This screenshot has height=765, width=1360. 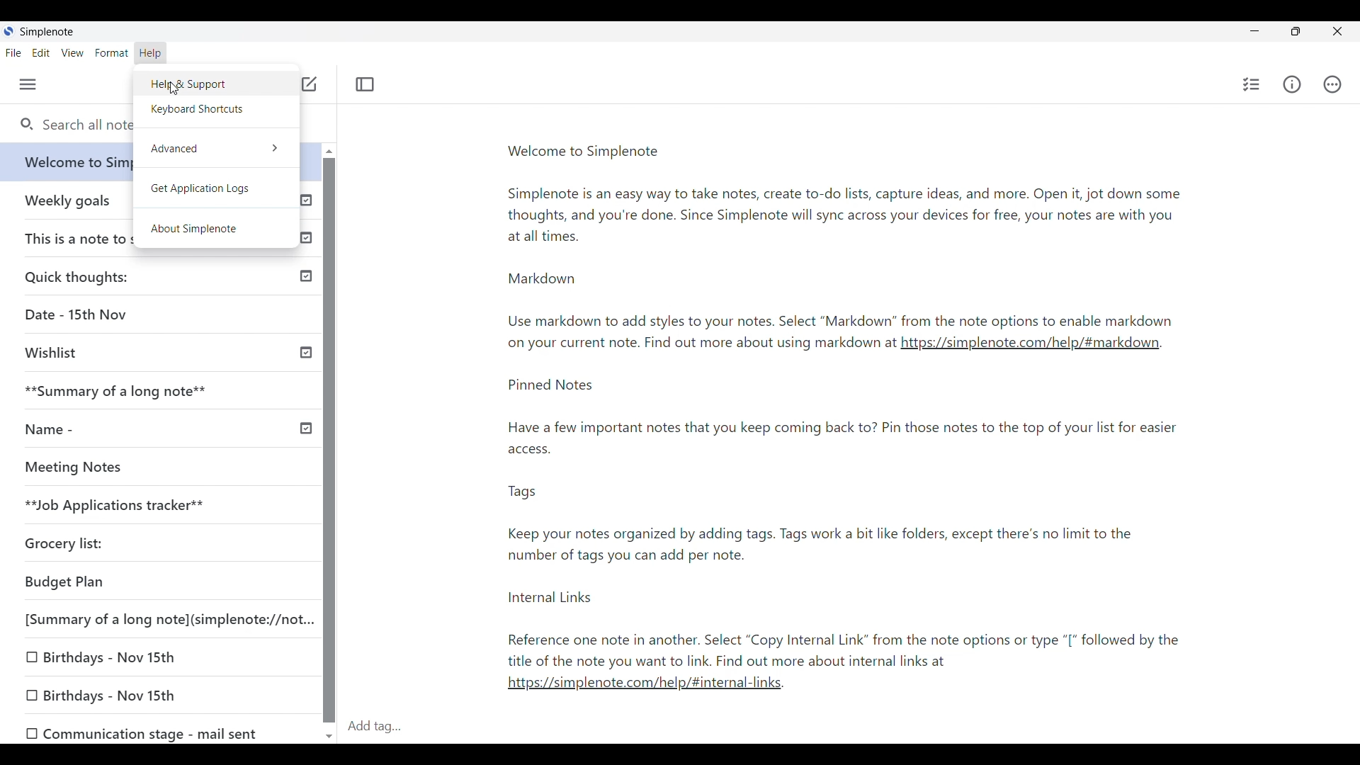 I want to click on Name -, so click(x=146, y=427).